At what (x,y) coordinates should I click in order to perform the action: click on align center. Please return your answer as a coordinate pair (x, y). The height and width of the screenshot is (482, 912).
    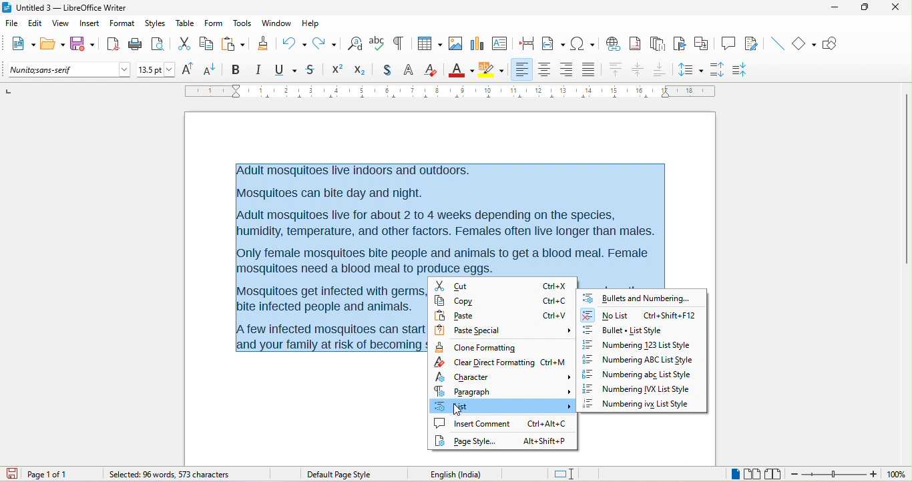
    Looking at the image, I should click on (638, 71).